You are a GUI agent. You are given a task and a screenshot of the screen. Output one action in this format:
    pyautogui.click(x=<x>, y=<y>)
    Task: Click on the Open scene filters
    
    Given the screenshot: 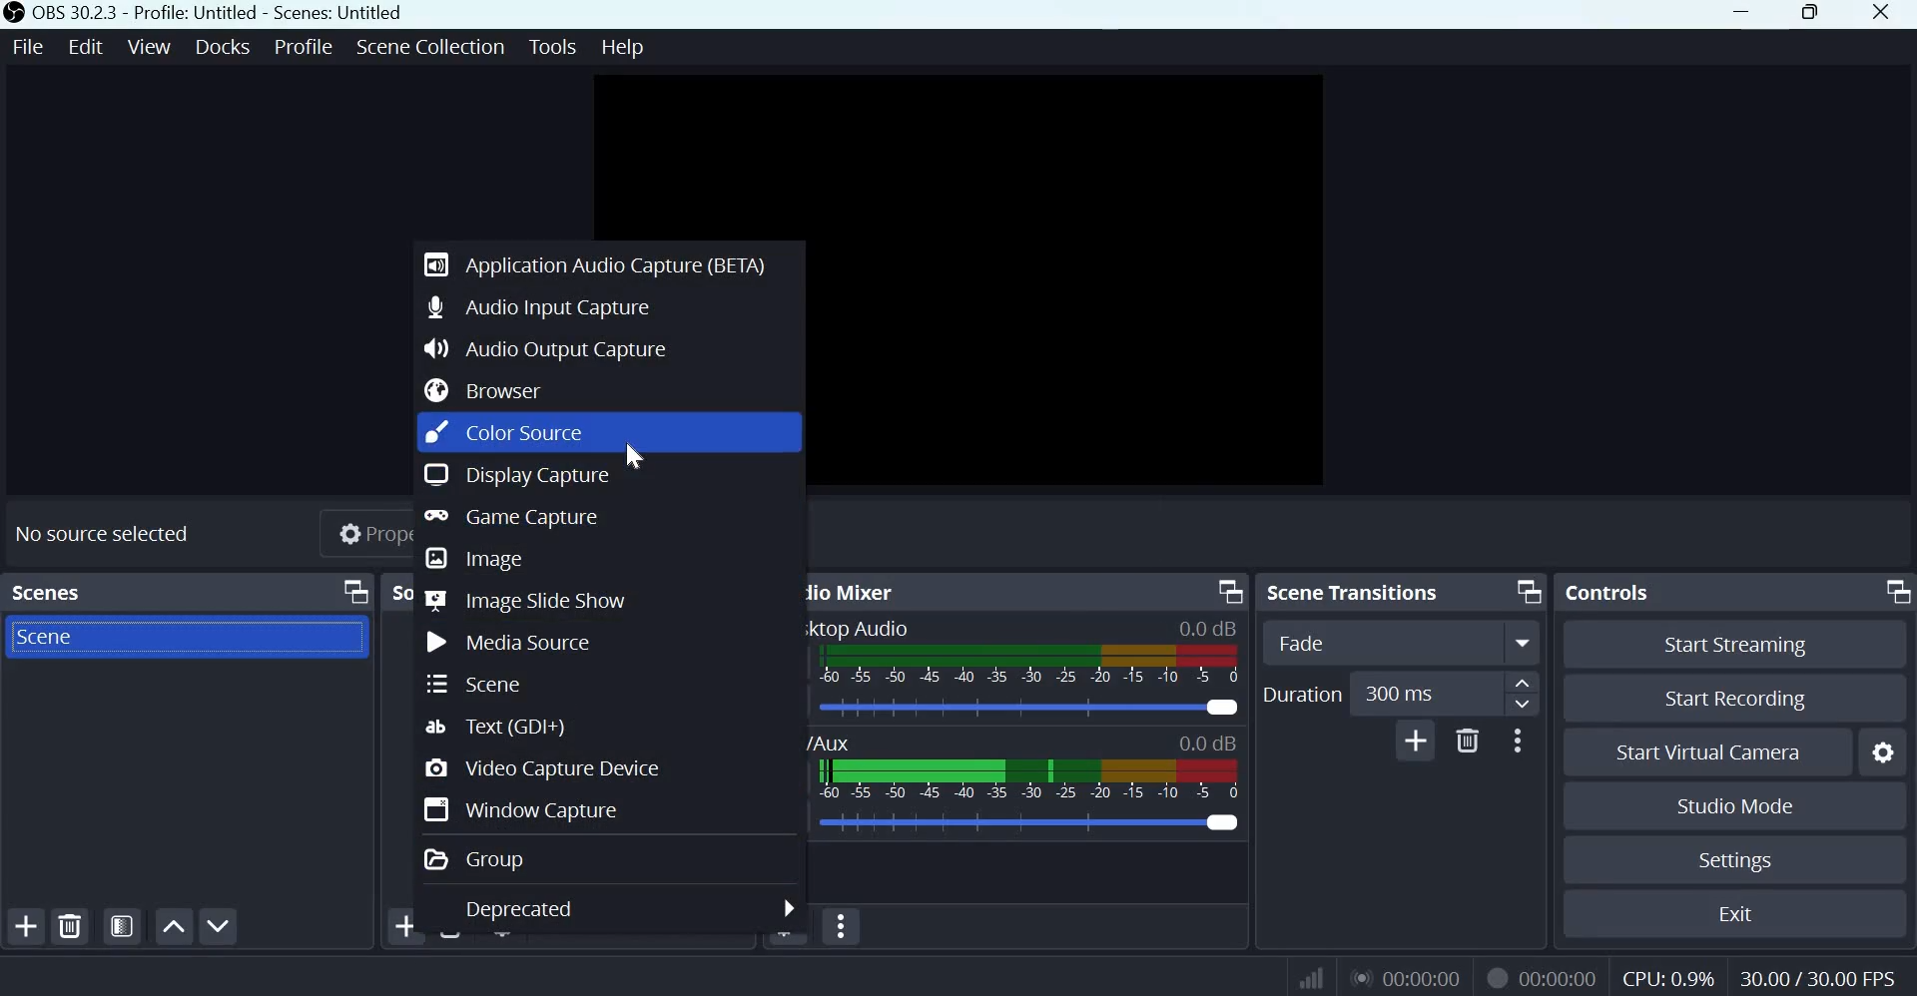 What is the action you would take?
    pyautogui.click(x=122, y=927)
    